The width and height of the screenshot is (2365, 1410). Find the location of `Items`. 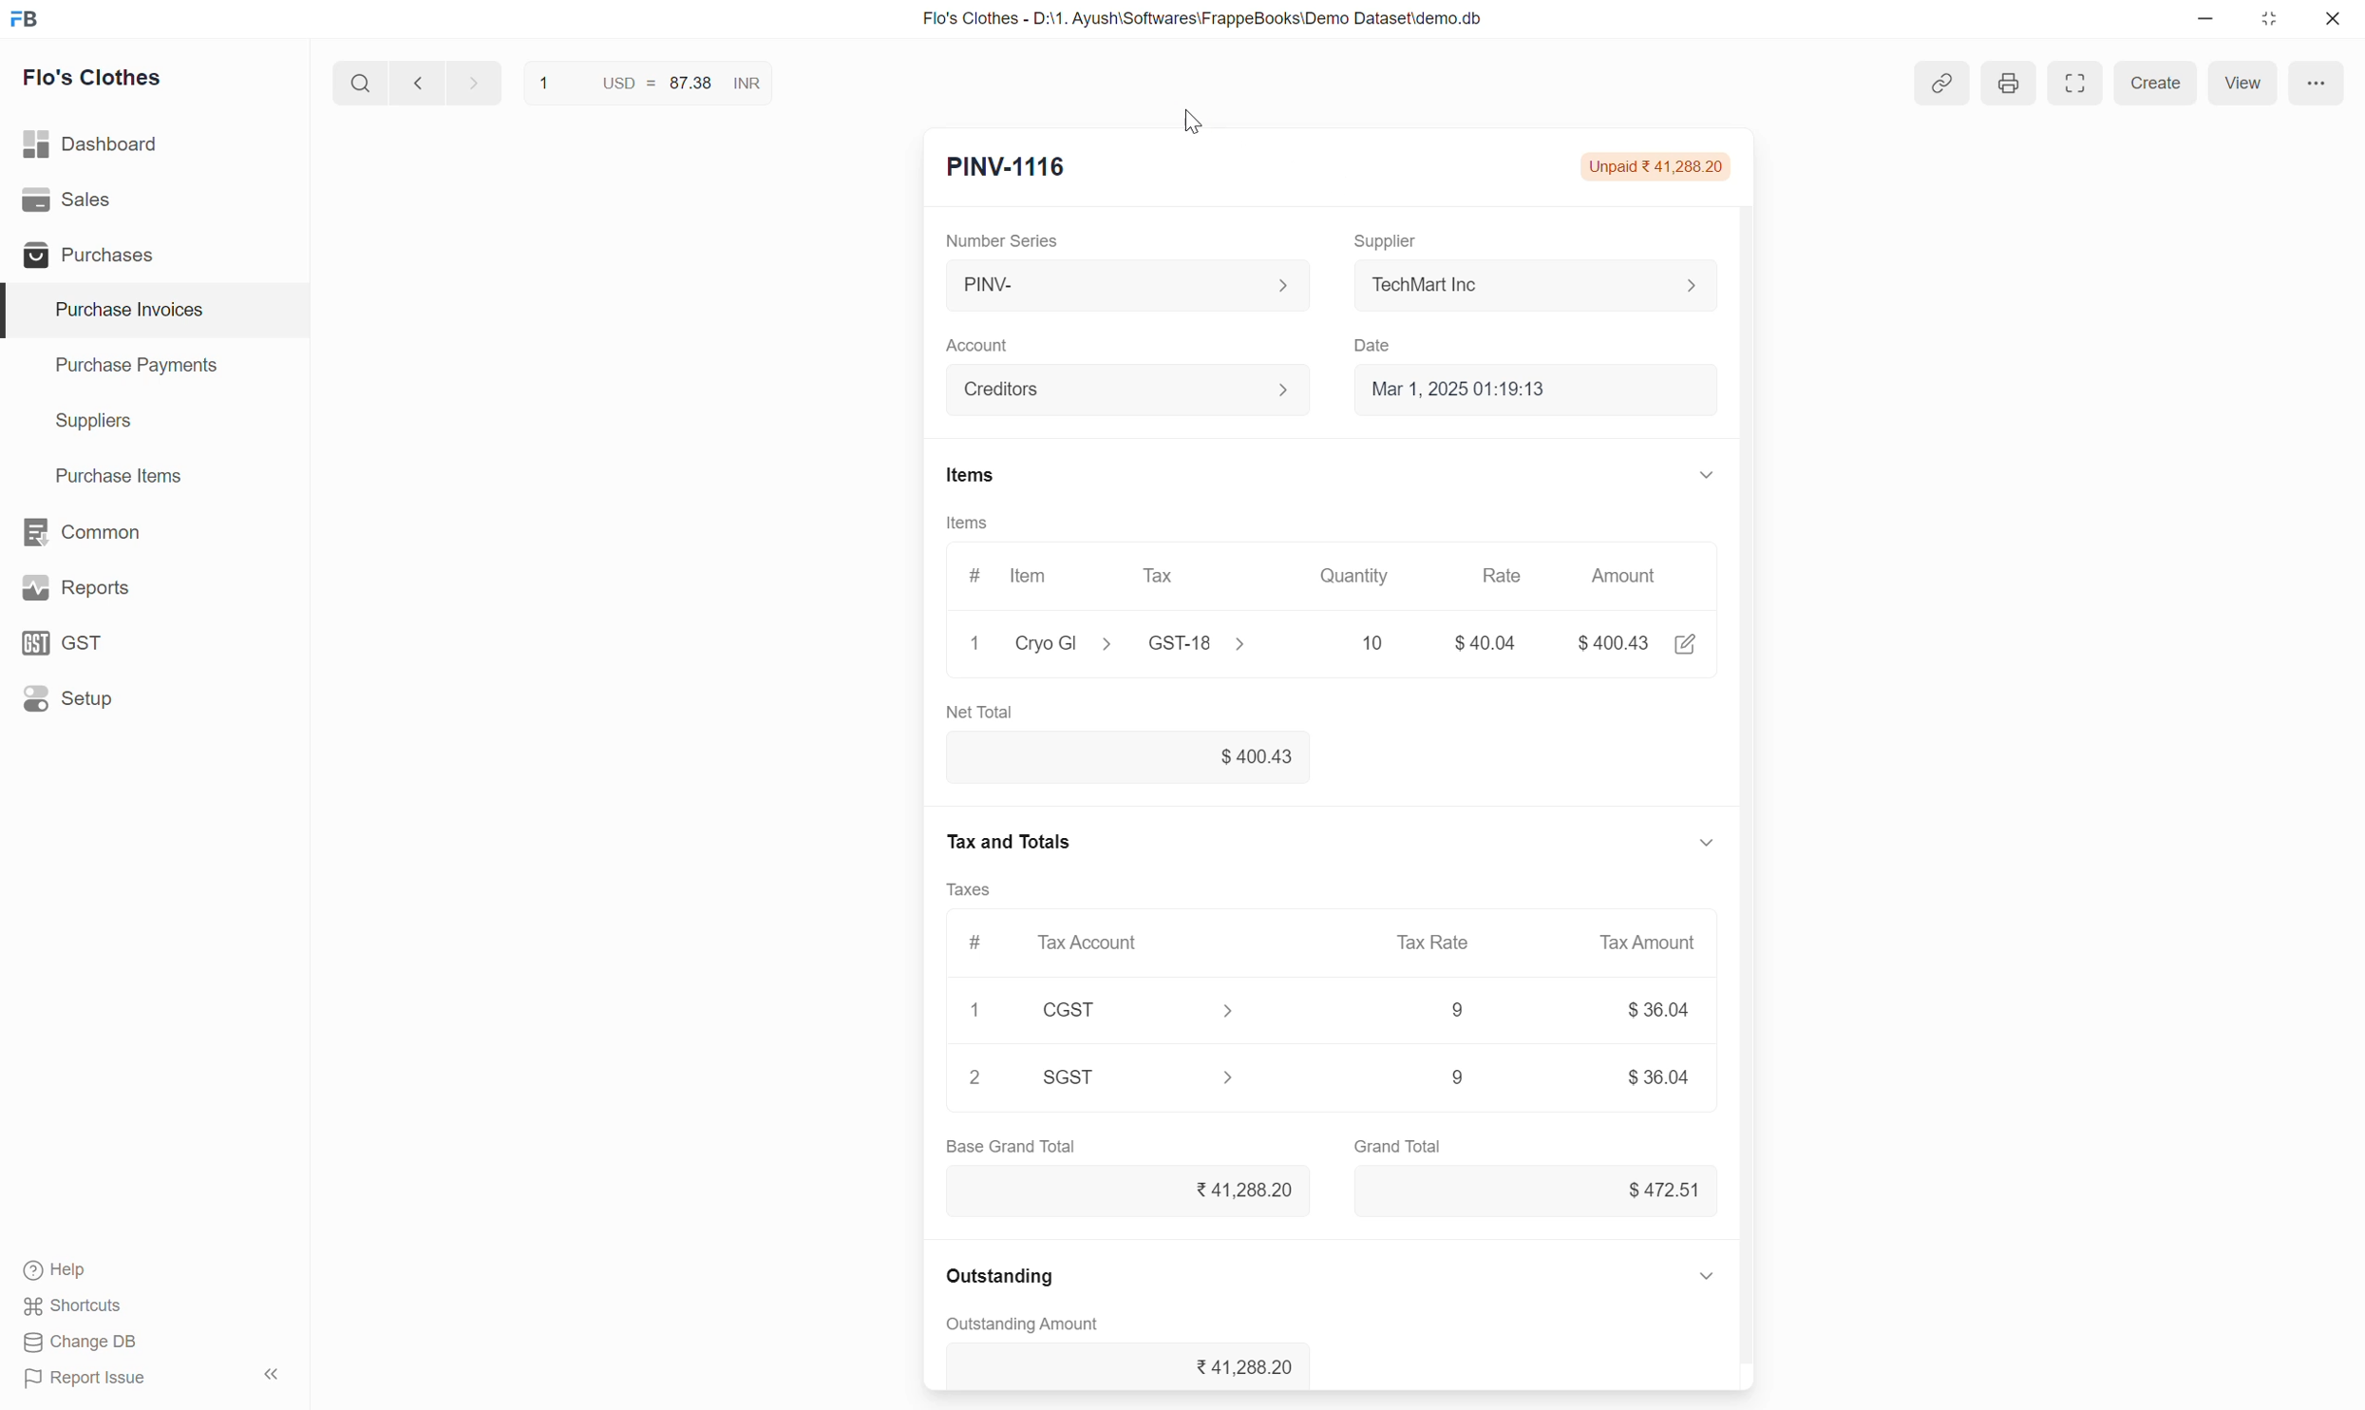

Items is located at coordinates (970, 475).